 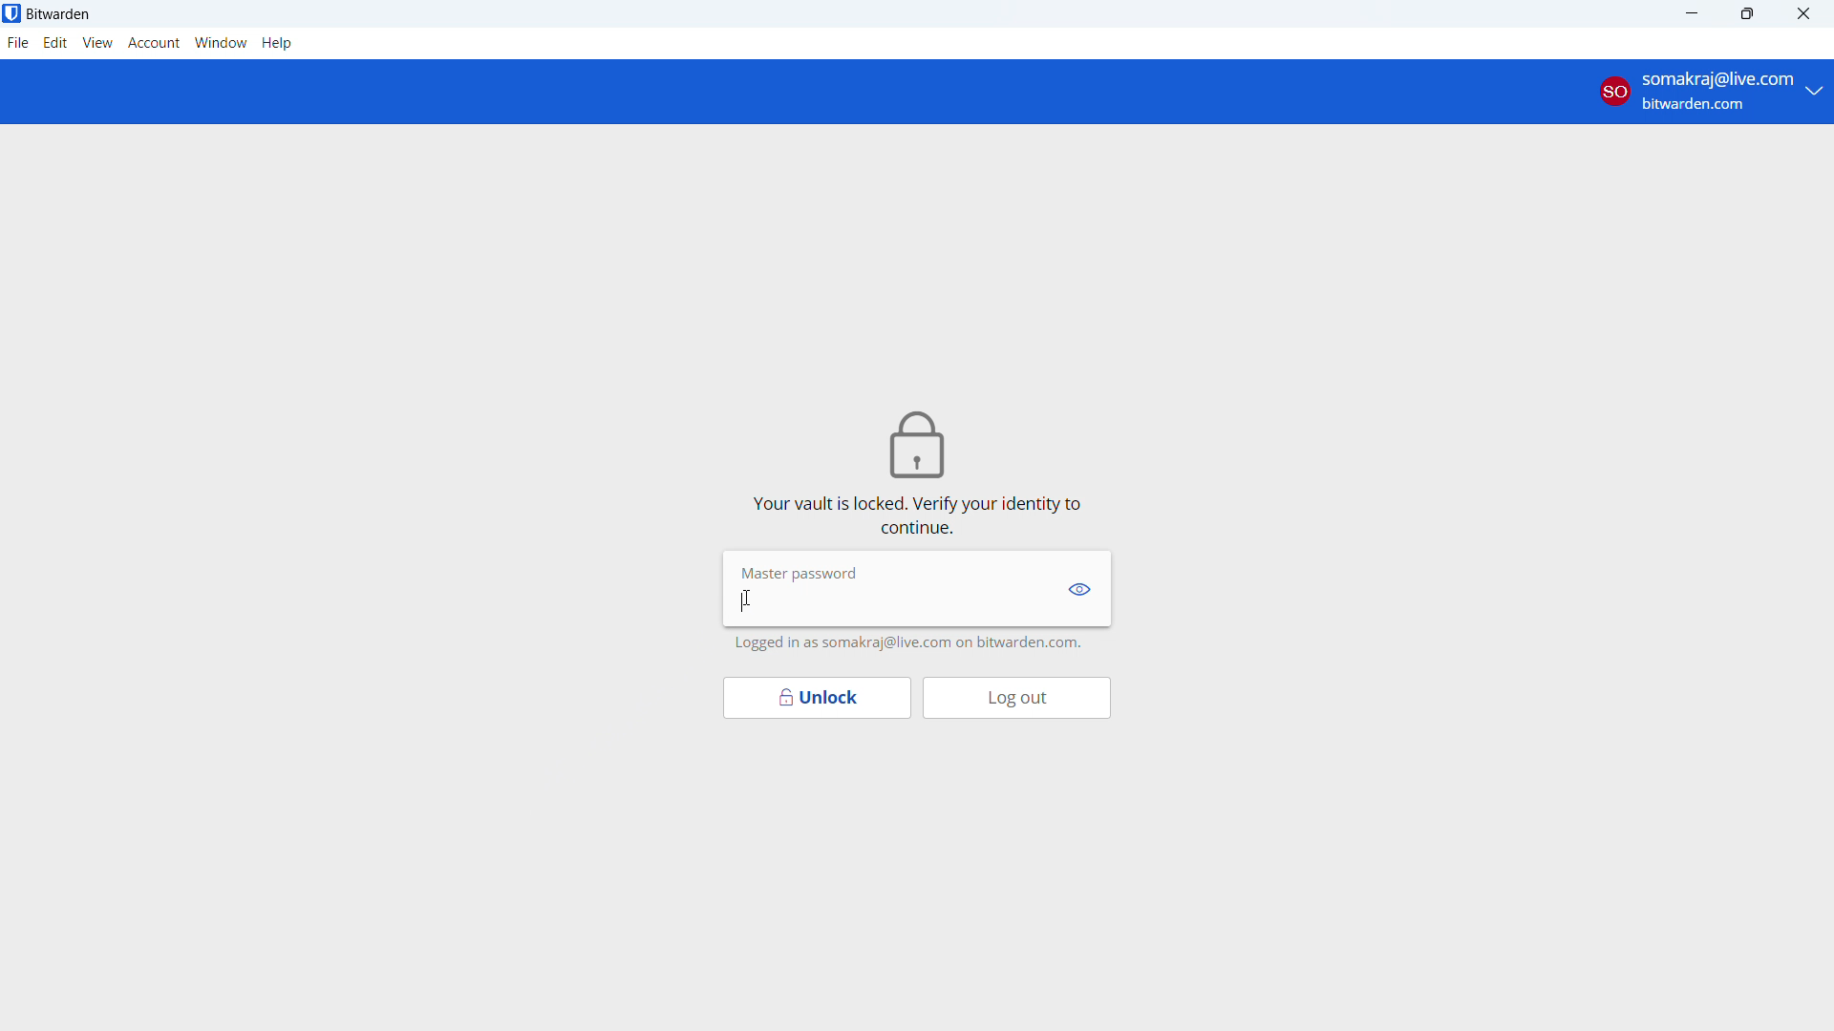 What do you see at coordinates (893, 601) in the screenshot?
I see `enter master password` at bounding box center [893, 601].